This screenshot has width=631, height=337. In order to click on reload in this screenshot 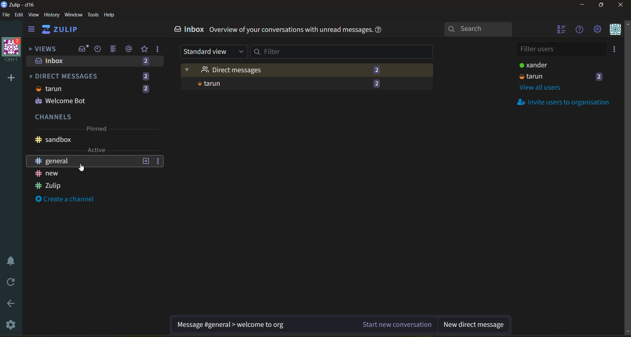, I will do `click(9, 282)`.